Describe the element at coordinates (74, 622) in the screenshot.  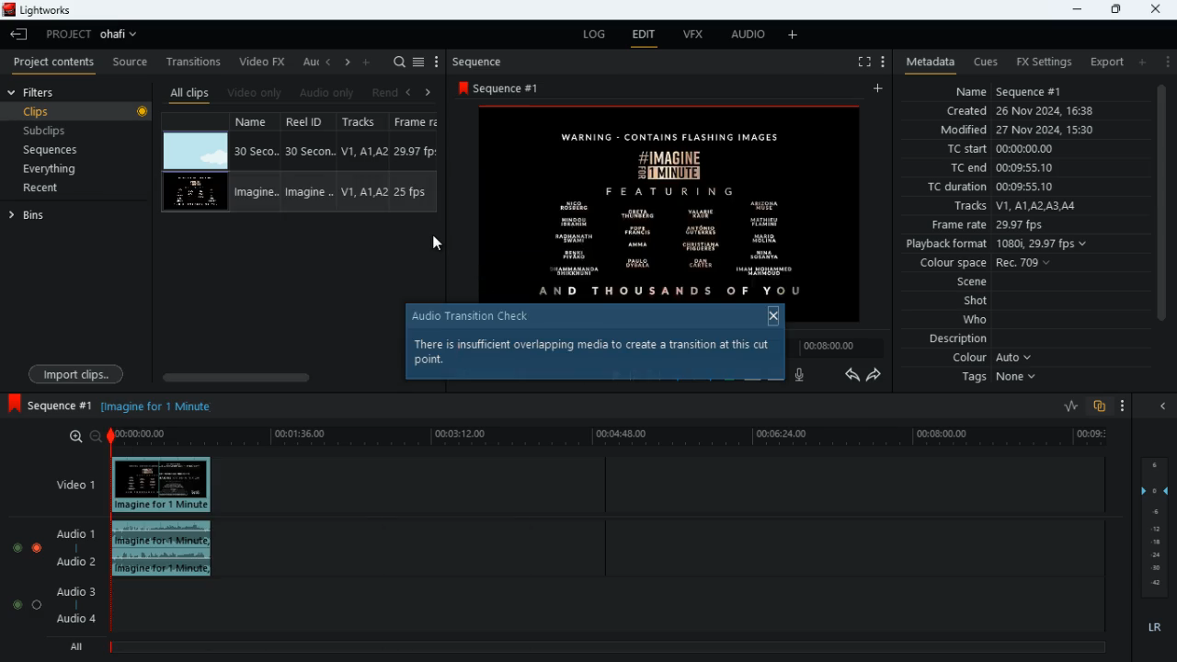
I see `audio 4` at that location.